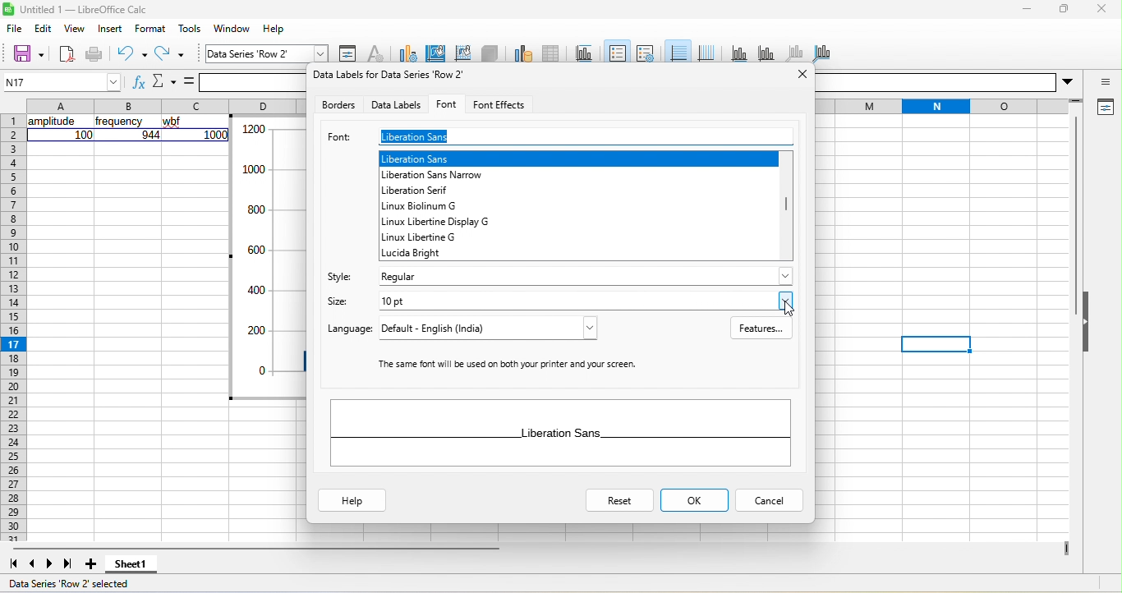 The width and height of the screenshot is (1122, 593). Describe the element at coordinates (131, 568) in the screenshot. I see `sheet 1` at that location.